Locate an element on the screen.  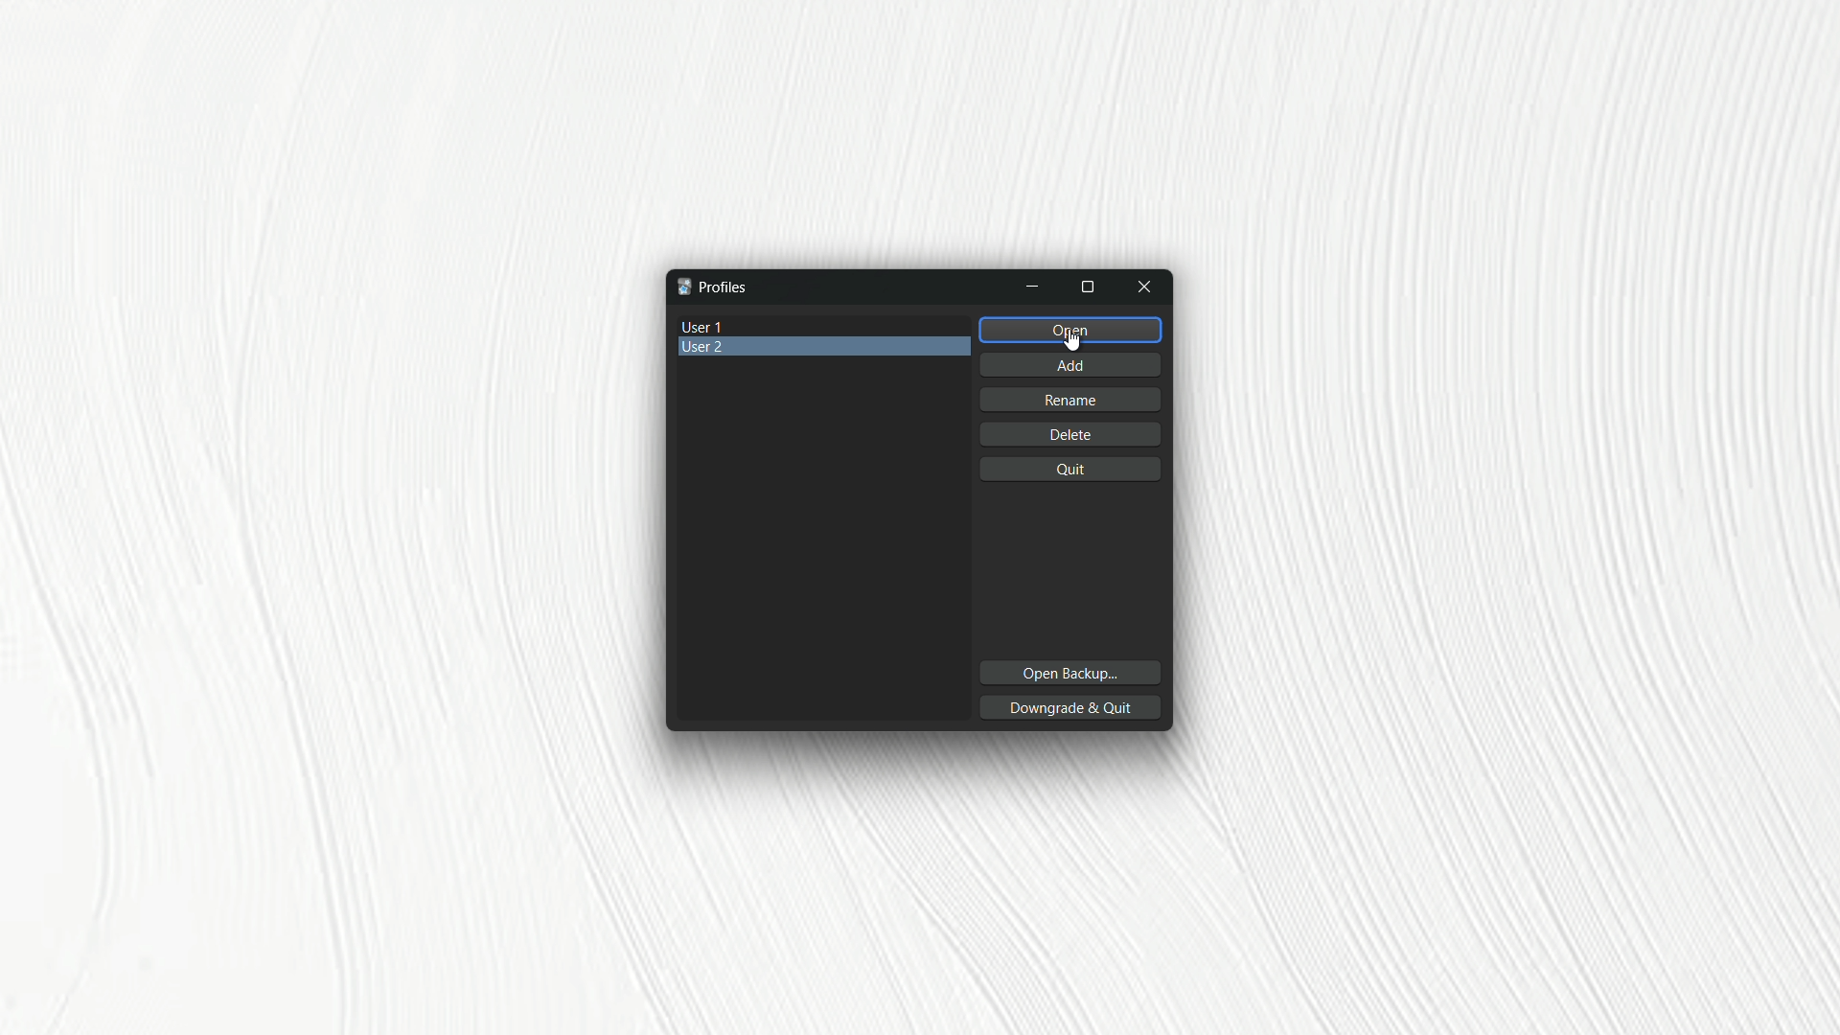
Rename is located at coordinates (1076, 399).